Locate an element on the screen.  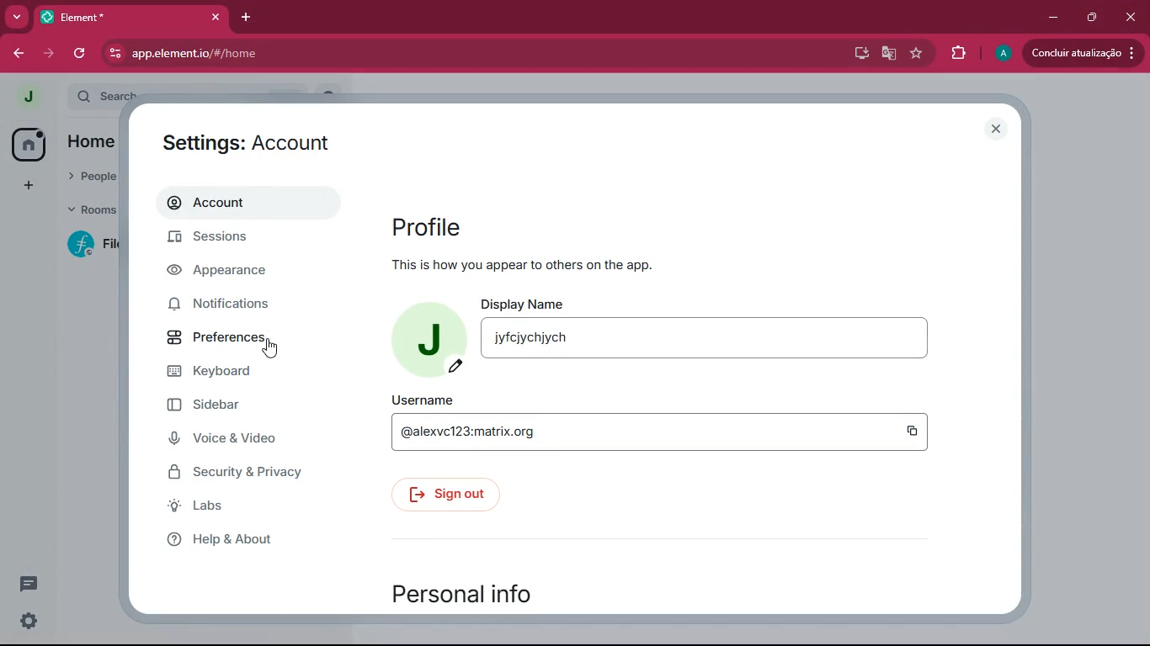
back is located at coordinates (19, 51).